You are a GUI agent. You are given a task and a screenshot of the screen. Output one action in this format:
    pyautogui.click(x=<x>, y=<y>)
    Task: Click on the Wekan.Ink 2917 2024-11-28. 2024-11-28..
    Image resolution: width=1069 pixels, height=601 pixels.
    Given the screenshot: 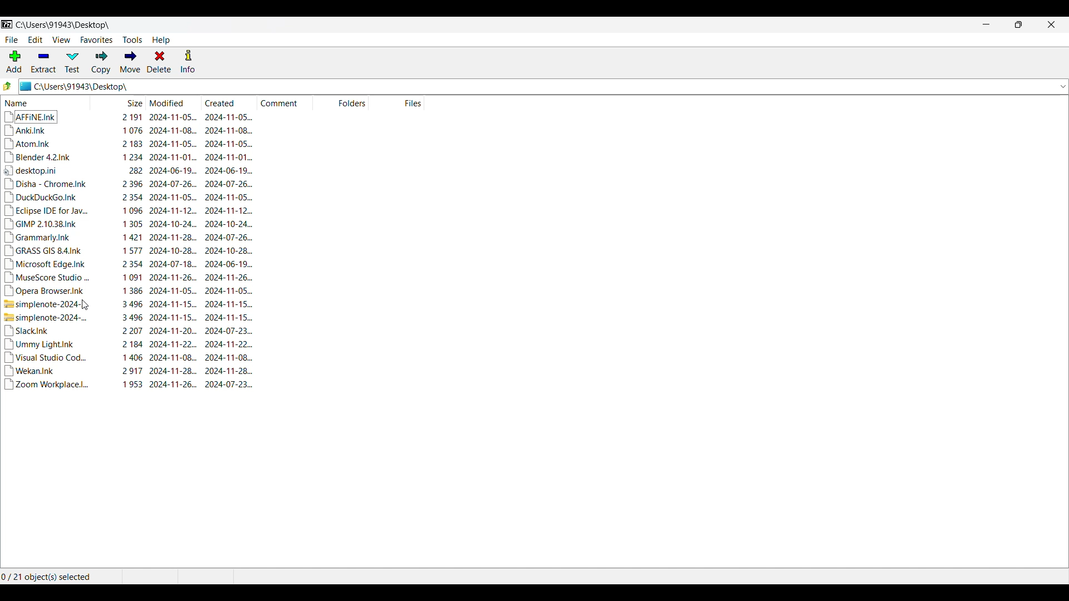 What is the action you would take?
    pyautogui.click(x=133, y=371)
    